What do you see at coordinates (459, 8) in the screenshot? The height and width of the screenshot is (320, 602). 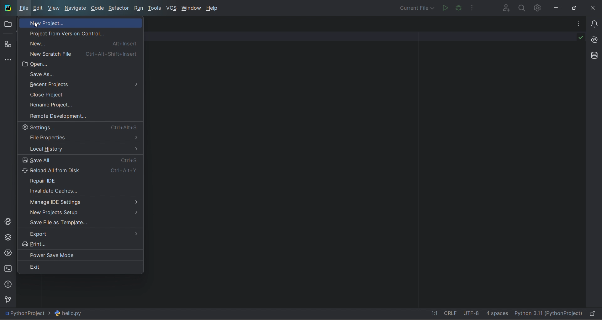 I see `debug` at bounding box center [459, 8].